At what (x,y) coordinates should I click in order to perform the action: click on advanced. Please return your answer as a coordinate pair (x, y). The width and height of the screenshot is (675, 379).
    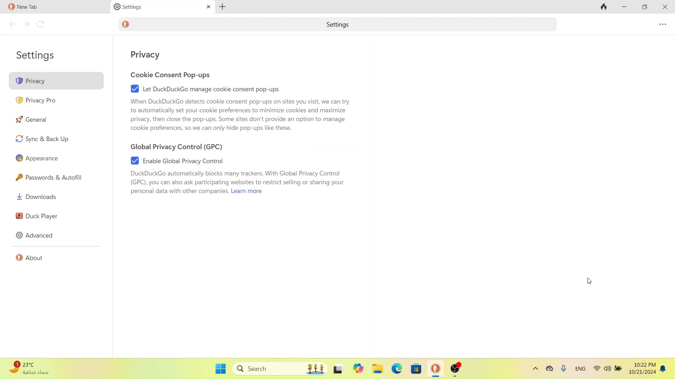
    Looking at the image, I should click on (36, 236).